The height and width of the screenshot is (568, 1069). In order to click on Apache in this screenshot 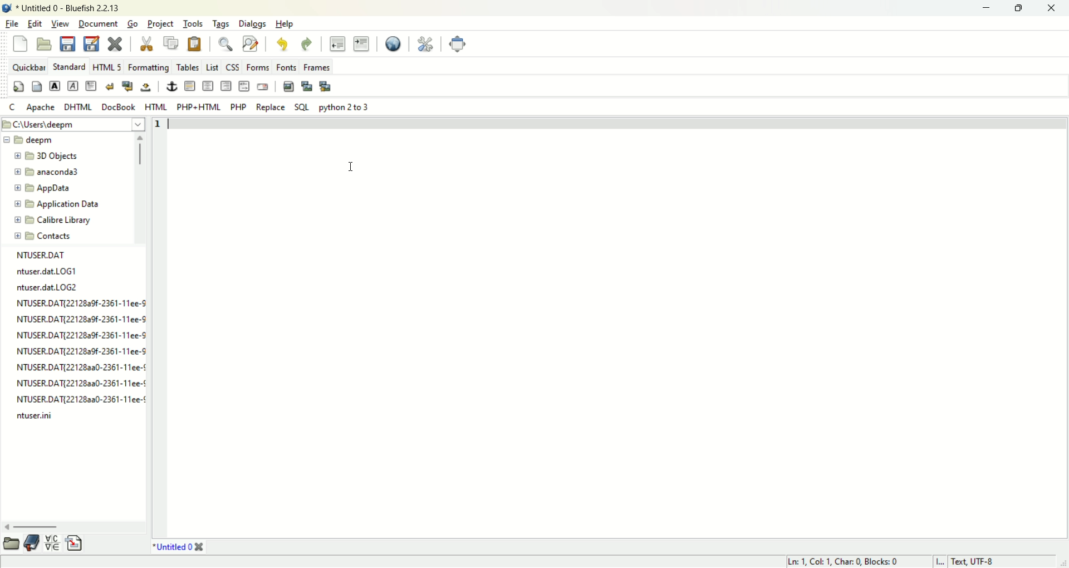, I will do `click(41, 107)`.